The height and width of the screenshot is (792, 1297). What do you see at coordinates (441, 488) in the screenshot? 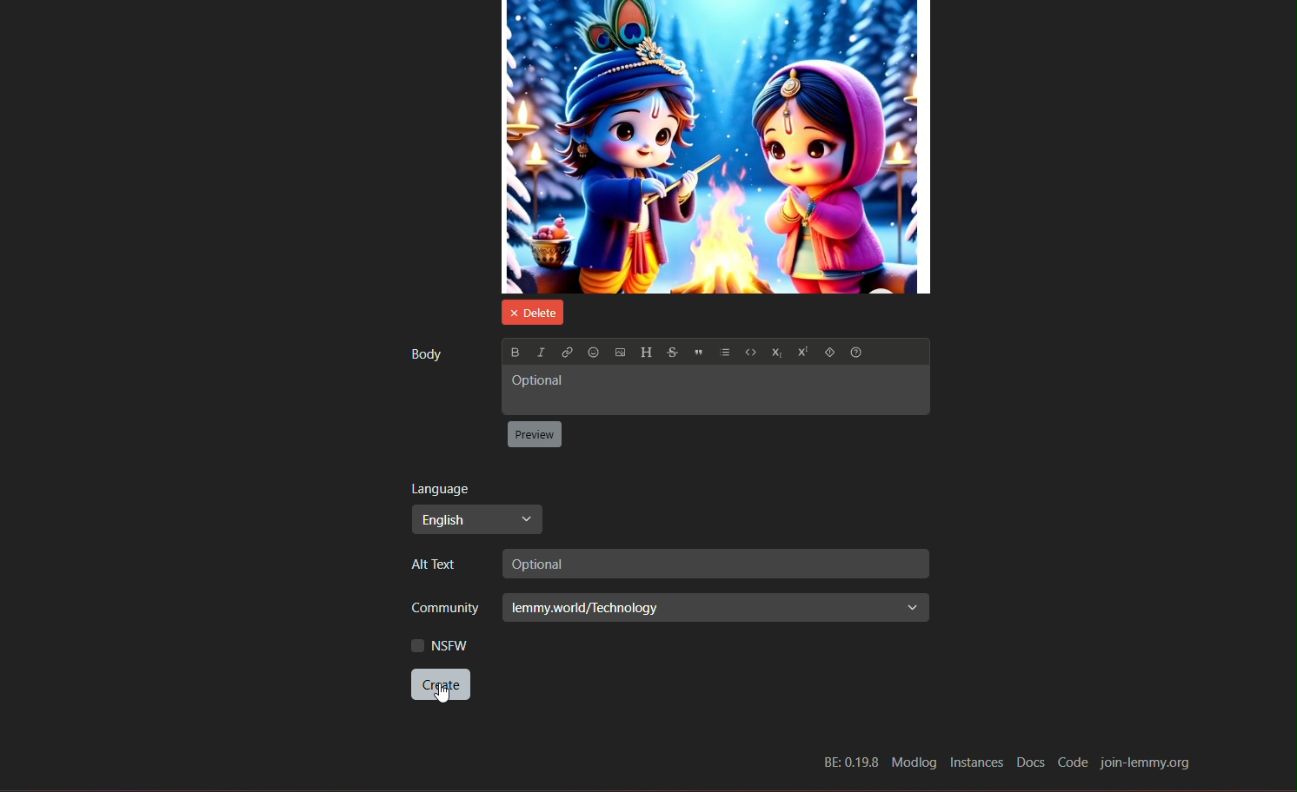
I see `language` at bounding box center [441, 488].